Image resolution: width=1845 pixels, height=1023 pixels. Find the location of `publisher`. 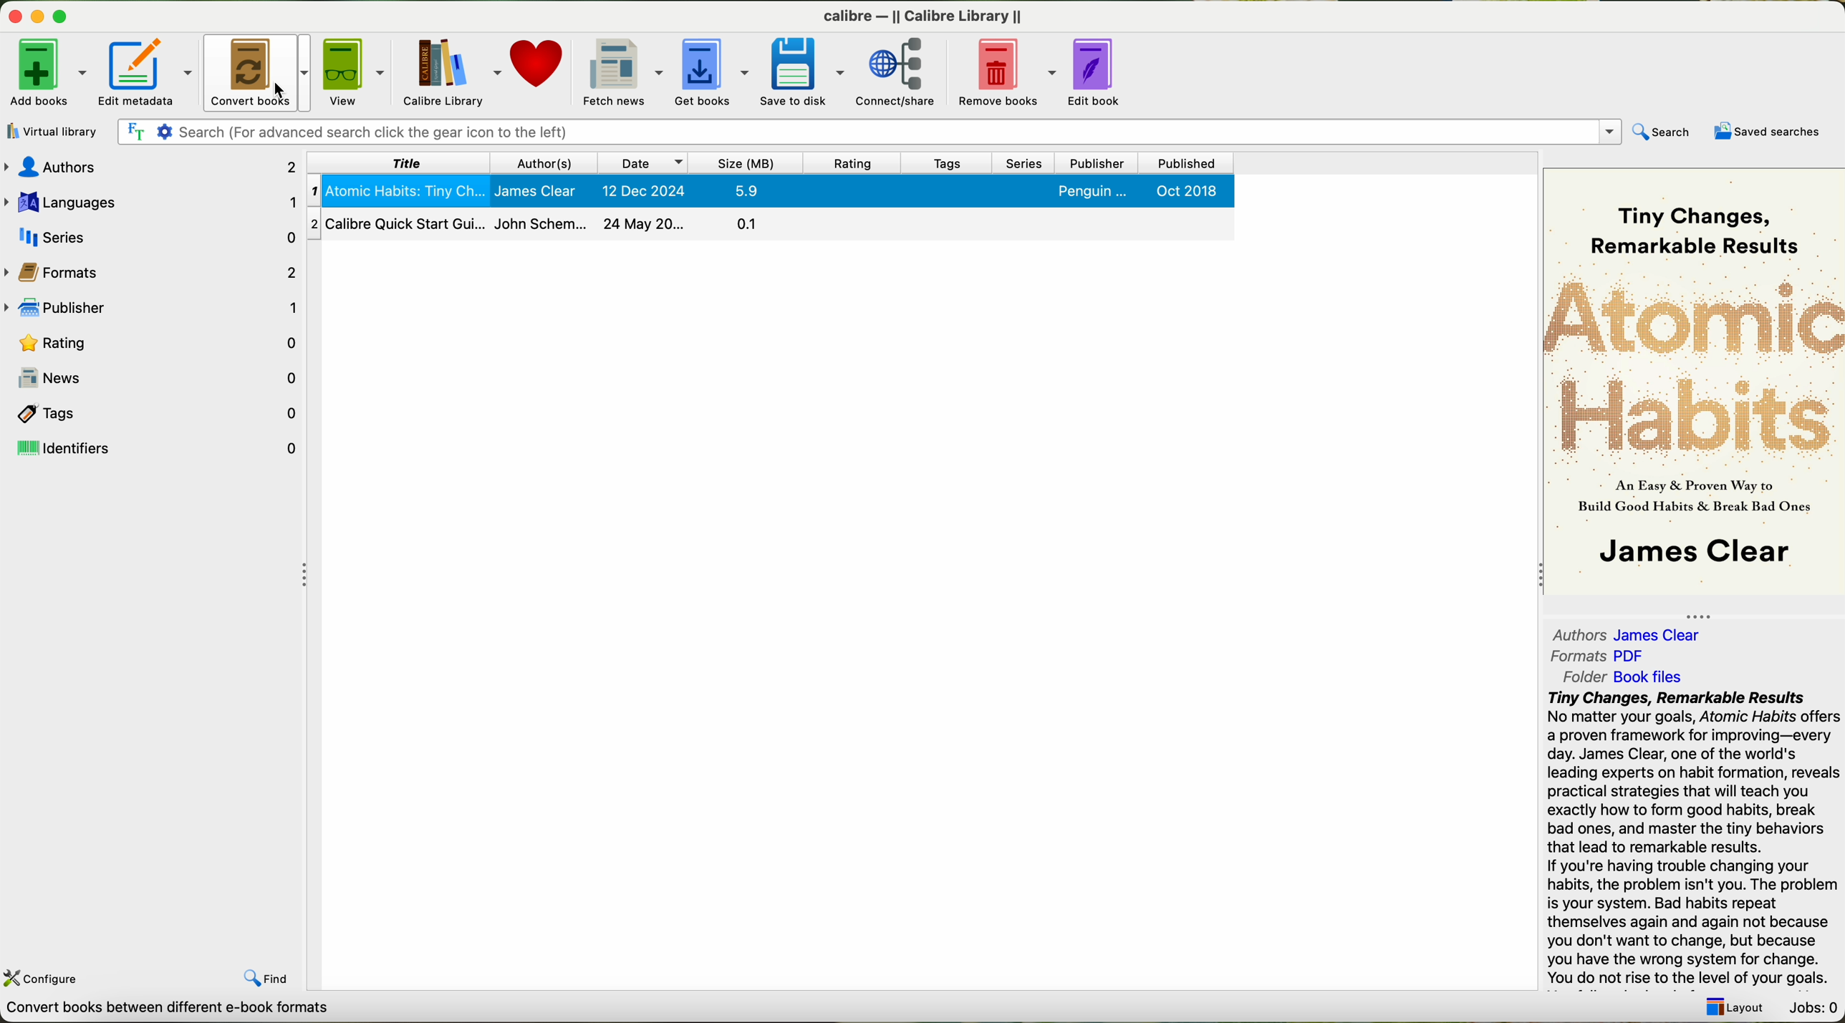

publisher is located at coordinates (153, 306).